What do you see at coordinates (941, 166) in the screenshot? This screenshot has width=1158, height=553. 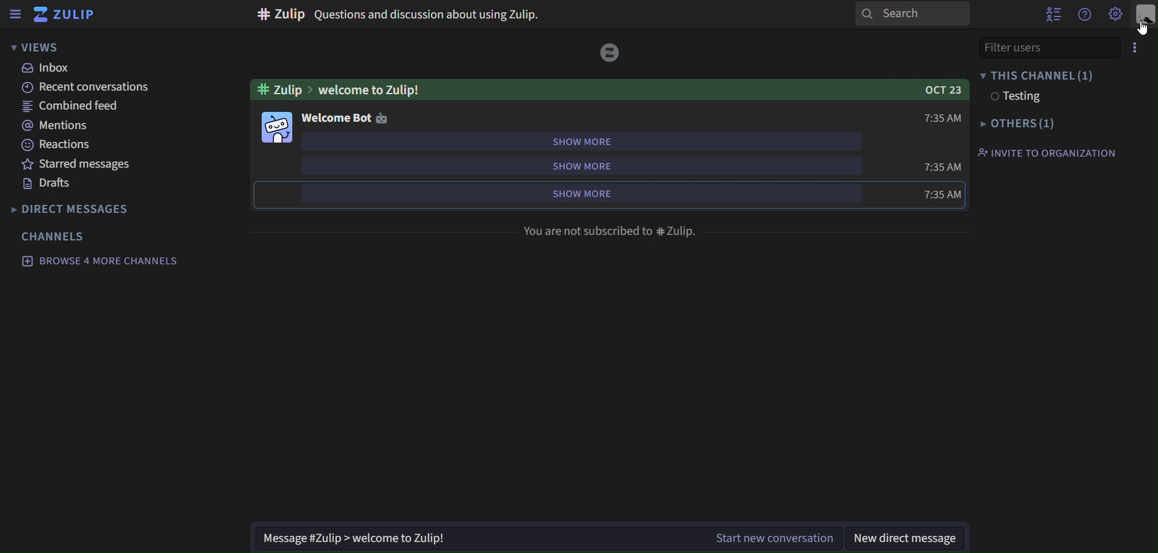 I see `time` at bounding box center [941, 166].